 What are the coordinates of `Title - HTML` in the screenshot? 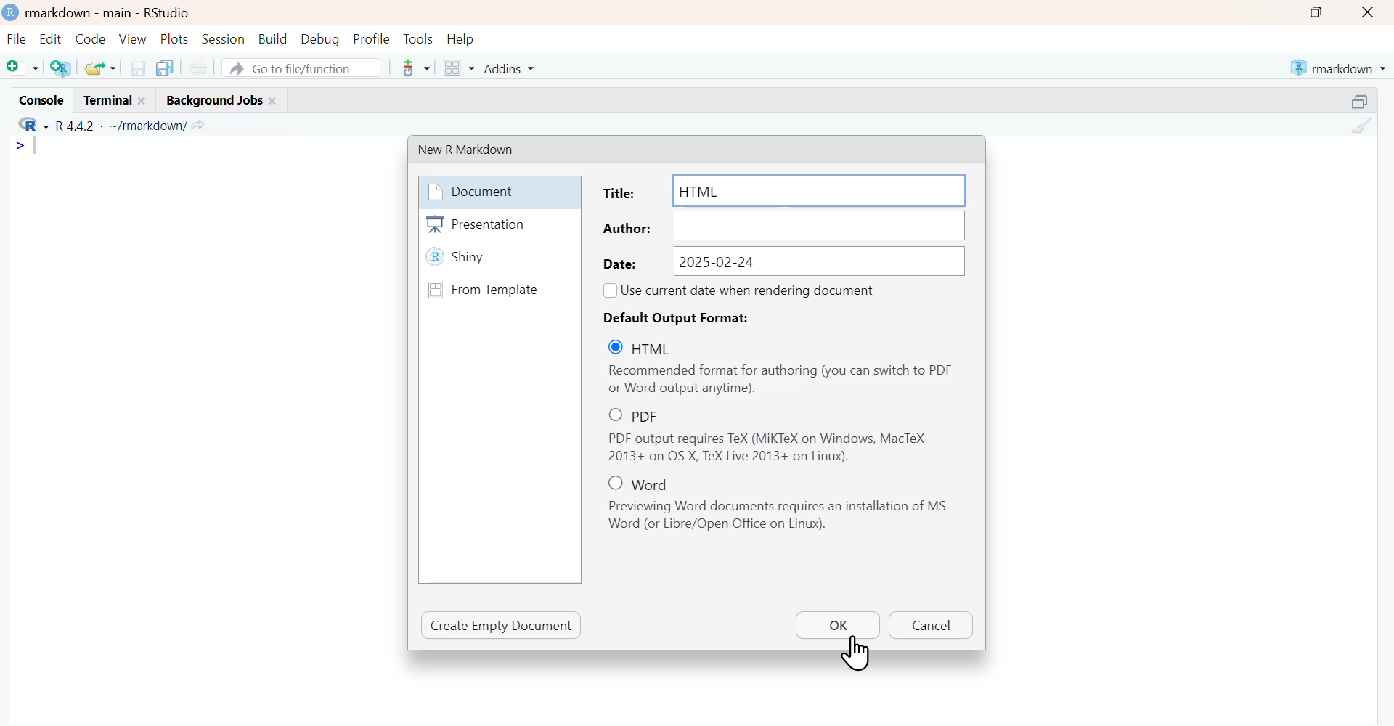 It's located at (785, 191).